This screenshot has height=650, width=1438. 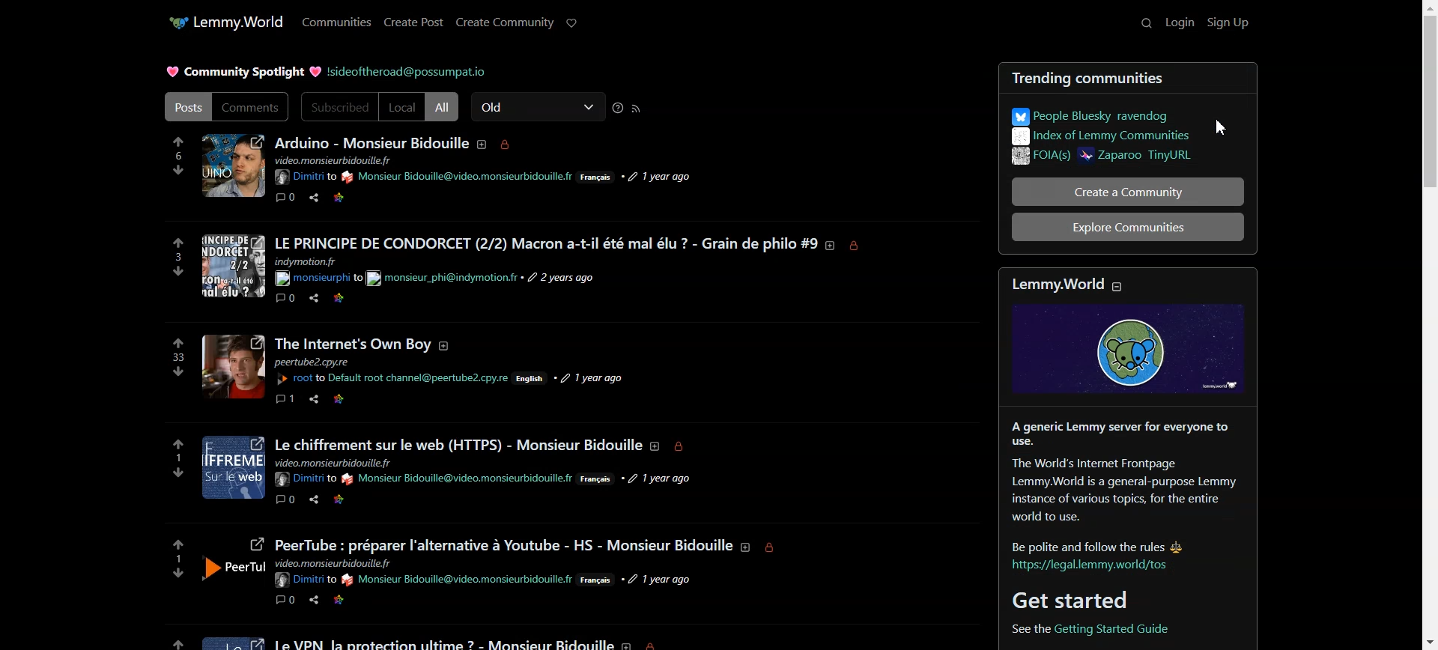 I want to click on Comments, so click(x=252, y=106).